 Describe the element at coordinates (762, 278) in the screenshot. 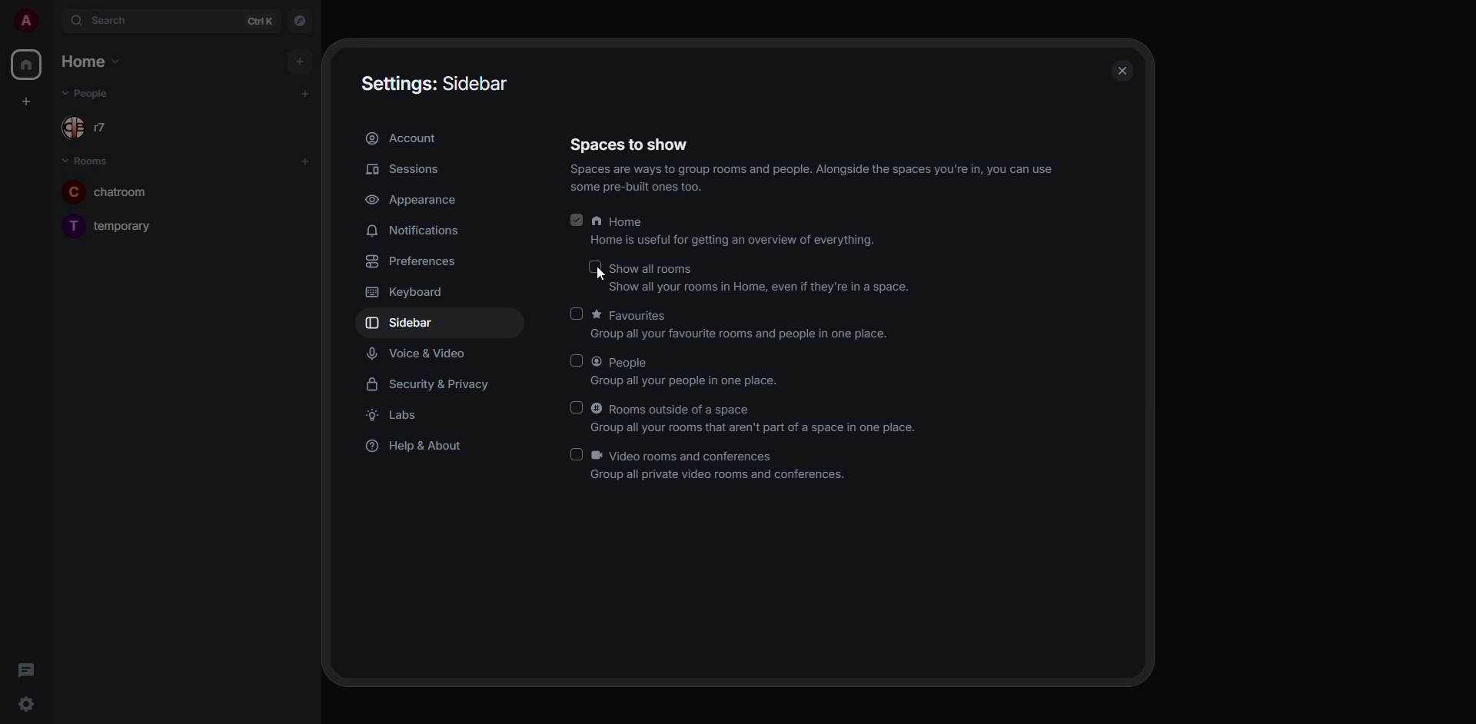

I see `Show all rooms
Show all your rooms in Home, even if they're in a space.` at that location.